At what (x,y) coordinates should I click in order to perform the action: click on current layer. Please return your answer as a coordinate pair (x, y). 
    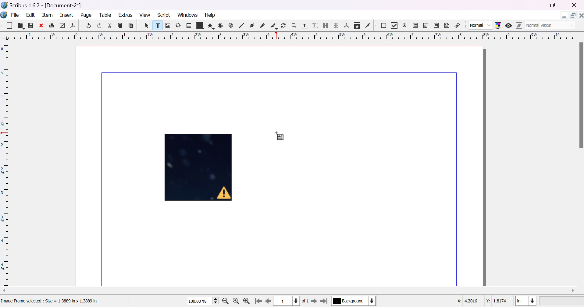
    Looking at the image, I should click on (354, 301).